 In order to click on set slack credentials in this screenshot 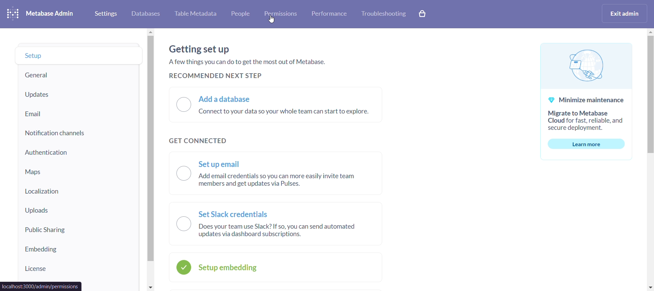, I will do `click(274, 223)`.